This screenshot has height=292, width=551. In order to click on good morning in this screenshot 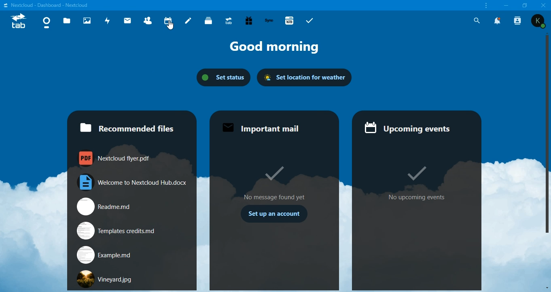, I will do `click(271, 47)`.